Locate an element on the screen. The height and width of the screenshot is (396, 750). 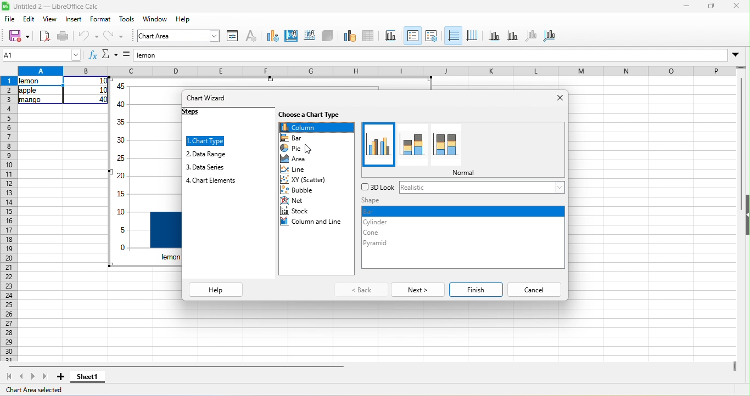
chart area selected is located at coordinates (36, 391).